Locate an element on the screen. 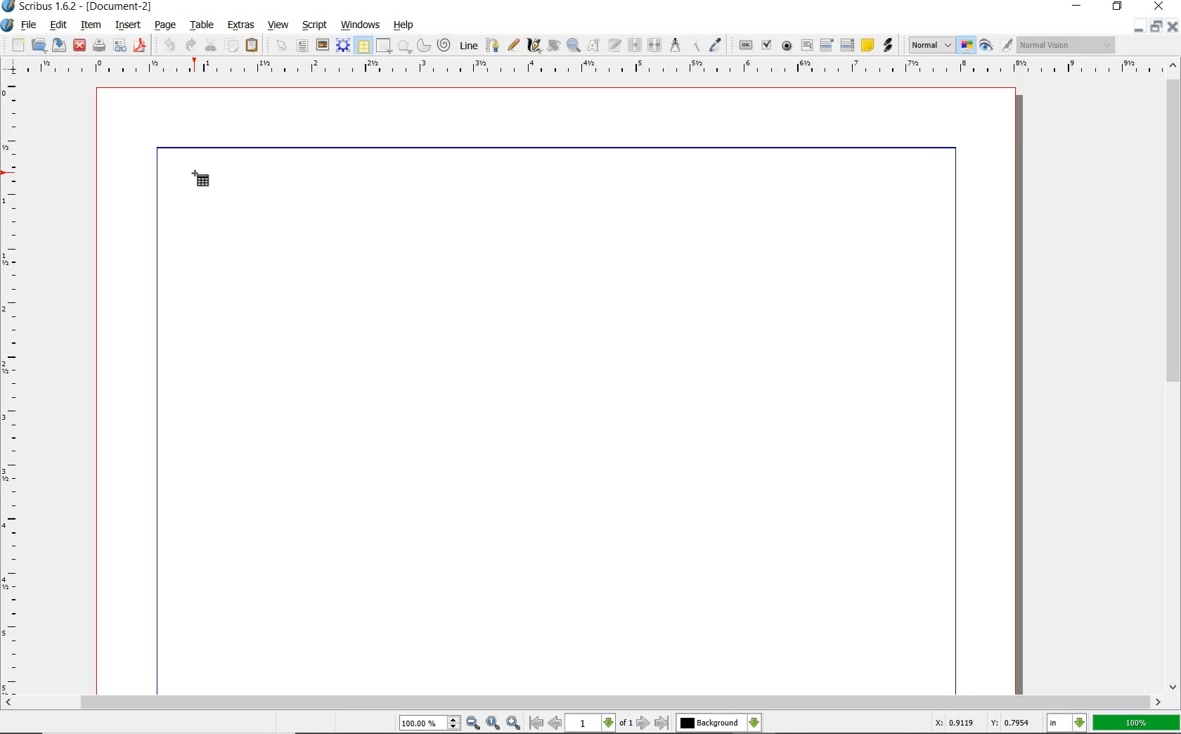 The height and width of the screenshot is (734, 1181). zoom to is located at coordinates (494, 724).